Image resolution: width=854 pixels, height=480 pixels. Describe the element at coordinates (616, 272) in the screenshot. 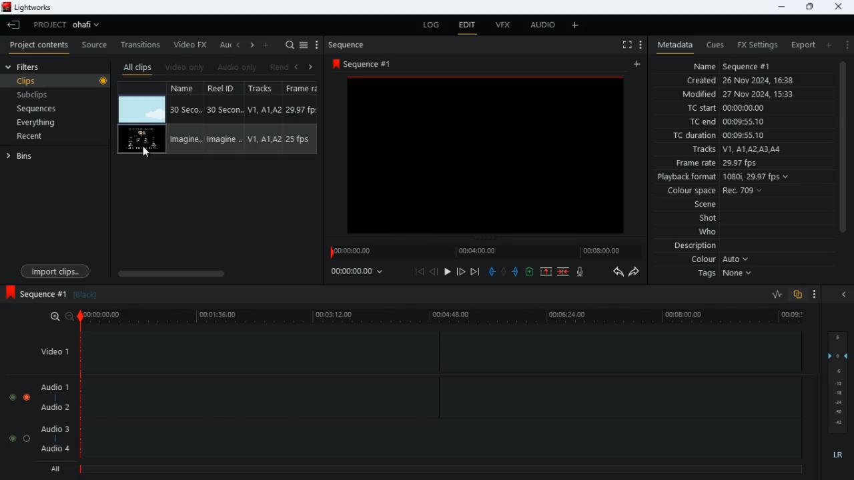

I see `backwards` at that location.